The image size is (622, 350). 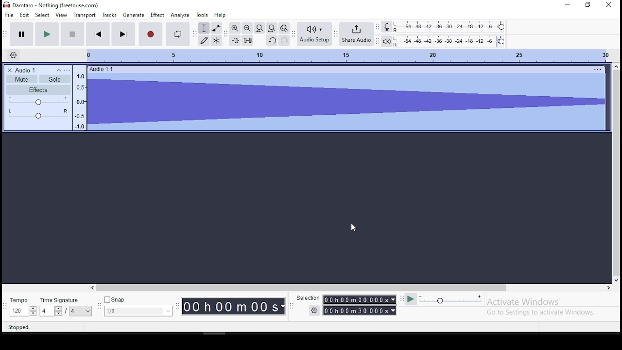 What do you see at coordinates (284, 40) in the screenshot?
I see `redo` at bounding box center [284, 40].